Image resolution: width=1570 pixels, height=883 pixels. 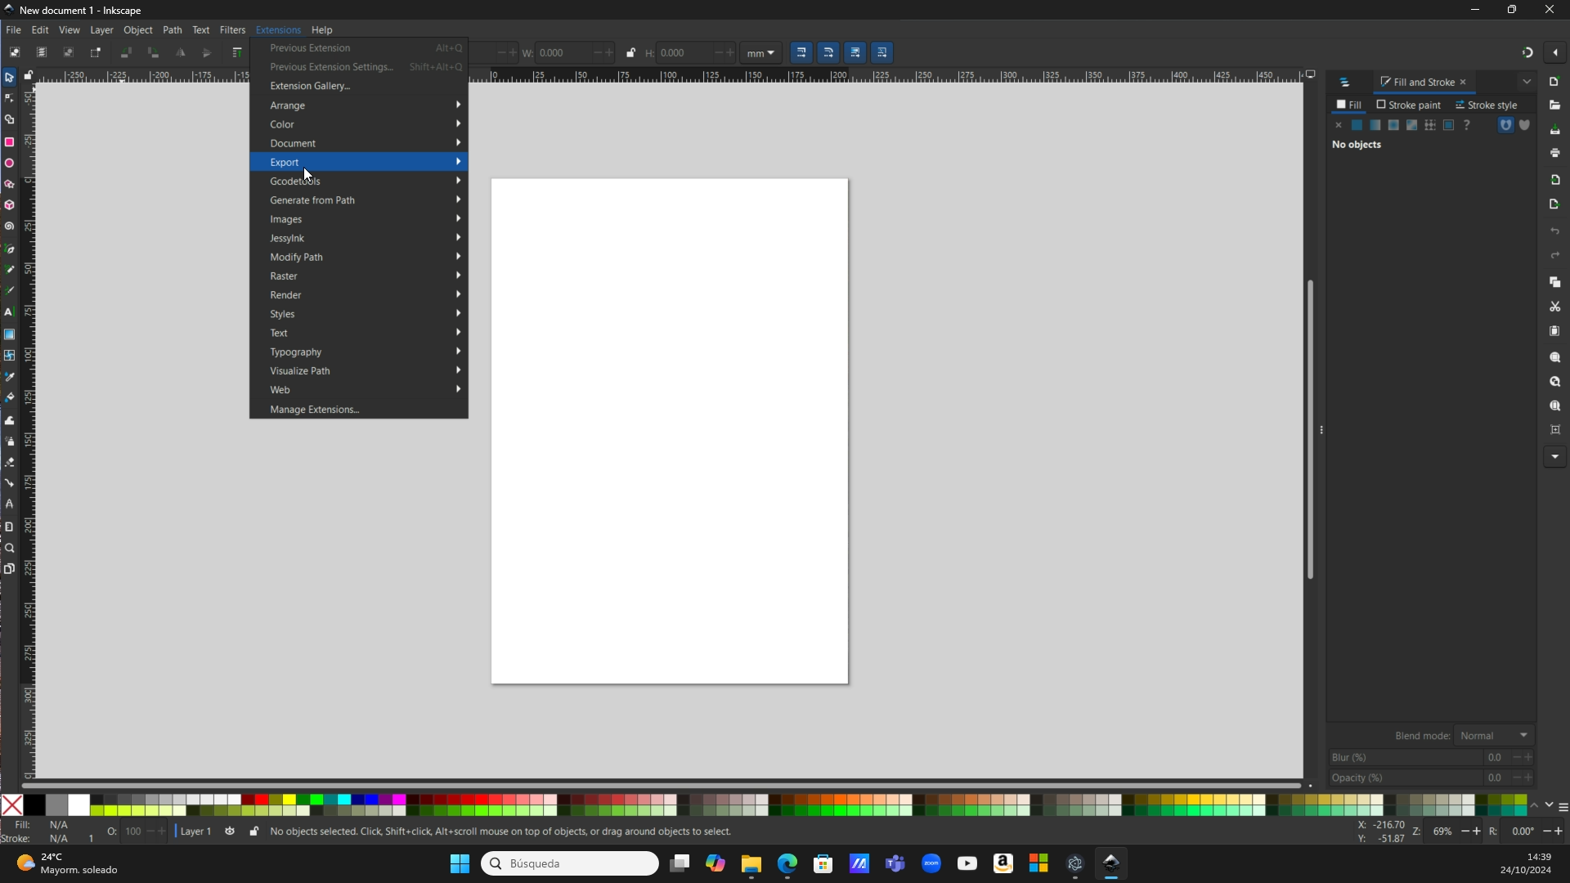 I want to click on vertical scroll bar, so click(x=1304, y=432).